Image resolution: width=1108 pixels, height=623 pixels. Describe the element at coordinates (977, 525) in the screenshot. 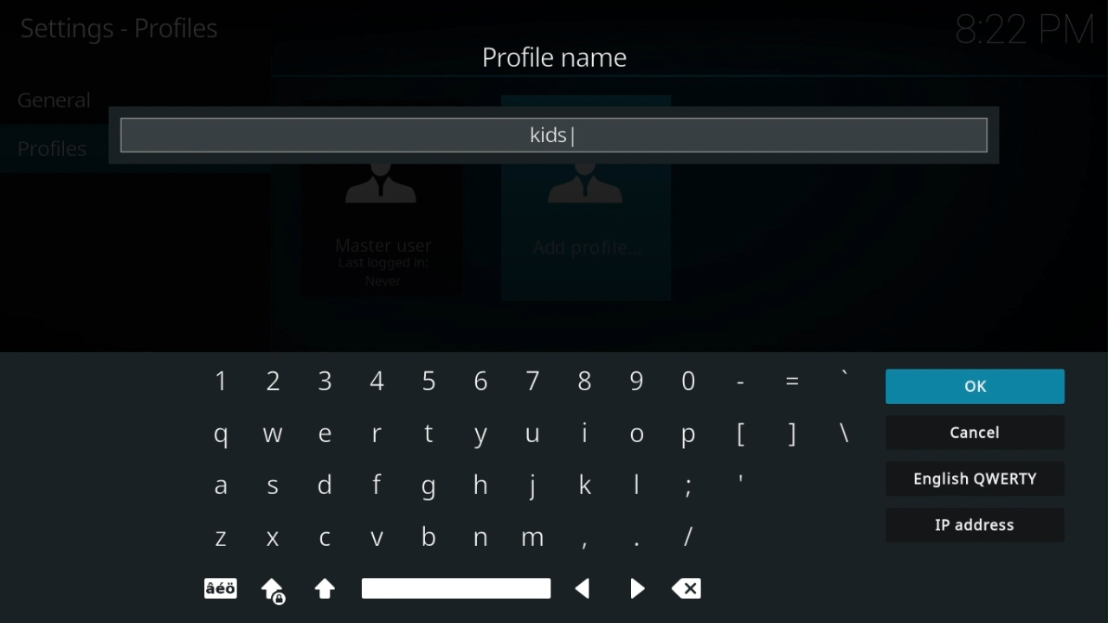

I see `IP address` at that location.